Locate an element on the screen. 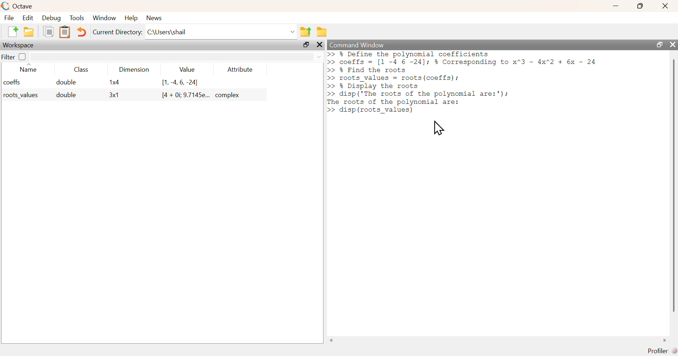  double is located at coordinates (67, 82).